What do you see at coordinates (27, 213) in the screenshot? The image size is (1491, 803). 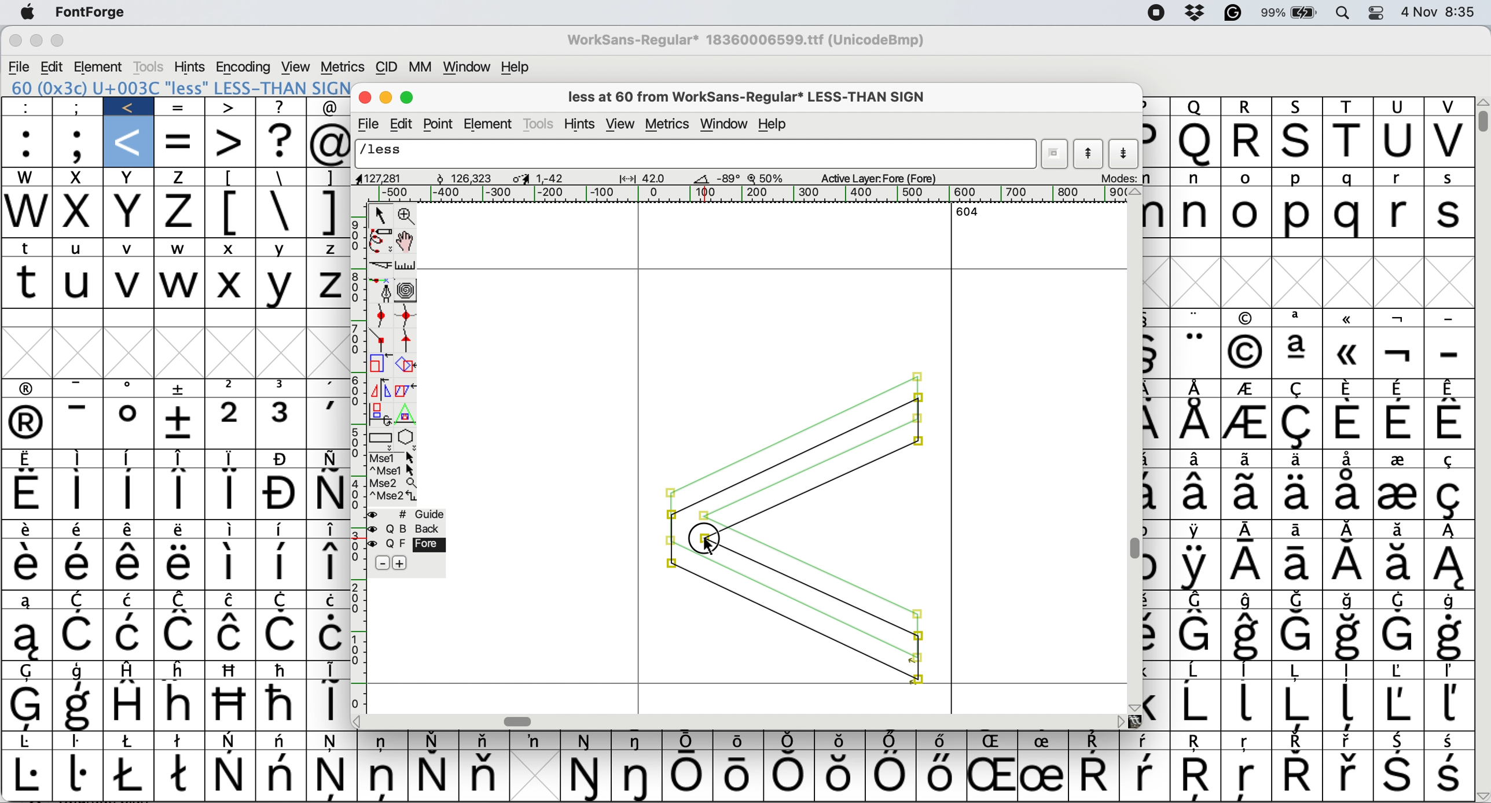 I see `w` at bounding box center [27, 213].